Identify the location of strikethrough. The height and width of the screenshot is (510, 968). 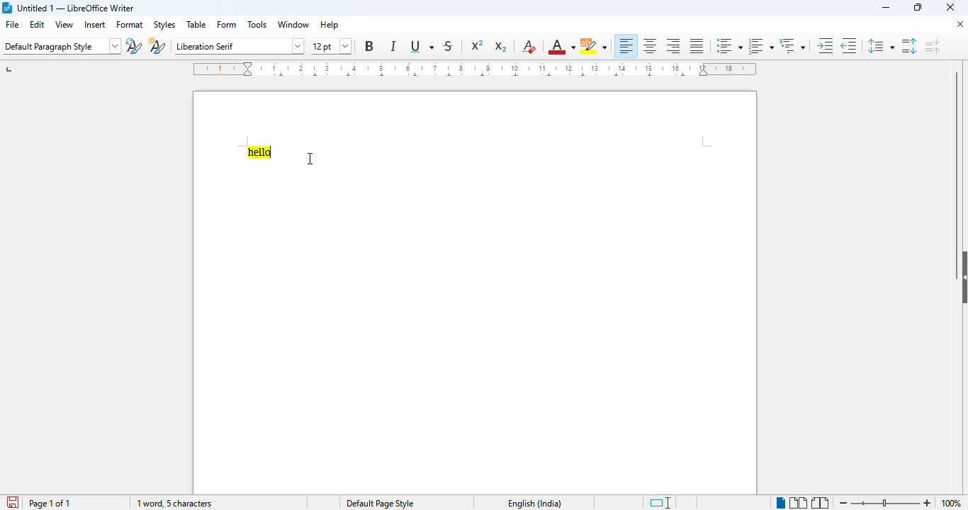
(449, 46).